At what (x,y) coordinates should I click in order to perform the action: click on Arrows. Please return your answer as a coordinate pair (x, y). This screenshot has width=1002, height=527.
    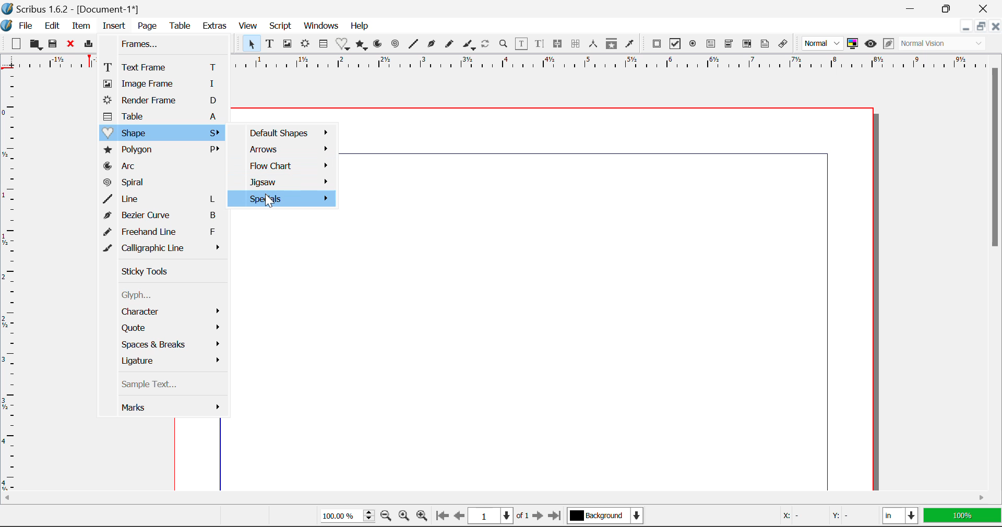
    Looking at the image, I should click on (283, 149).